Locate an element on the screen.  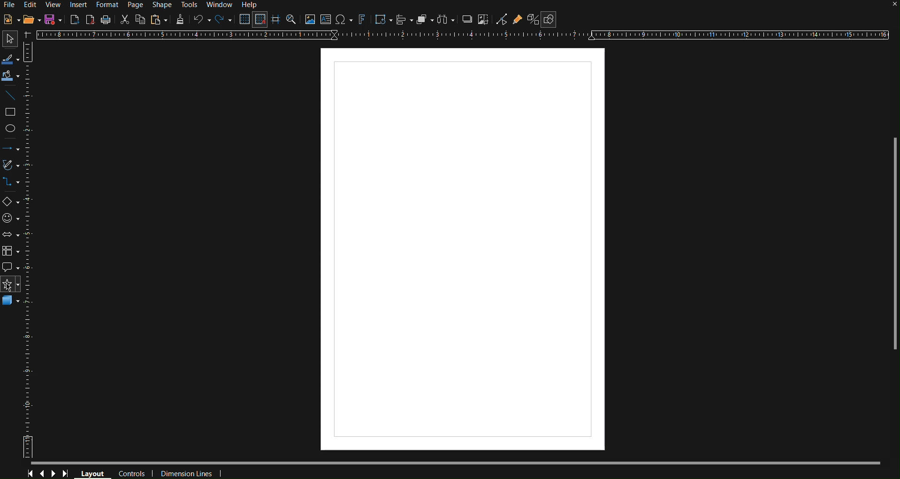
New is located at coordinates (11, 20).